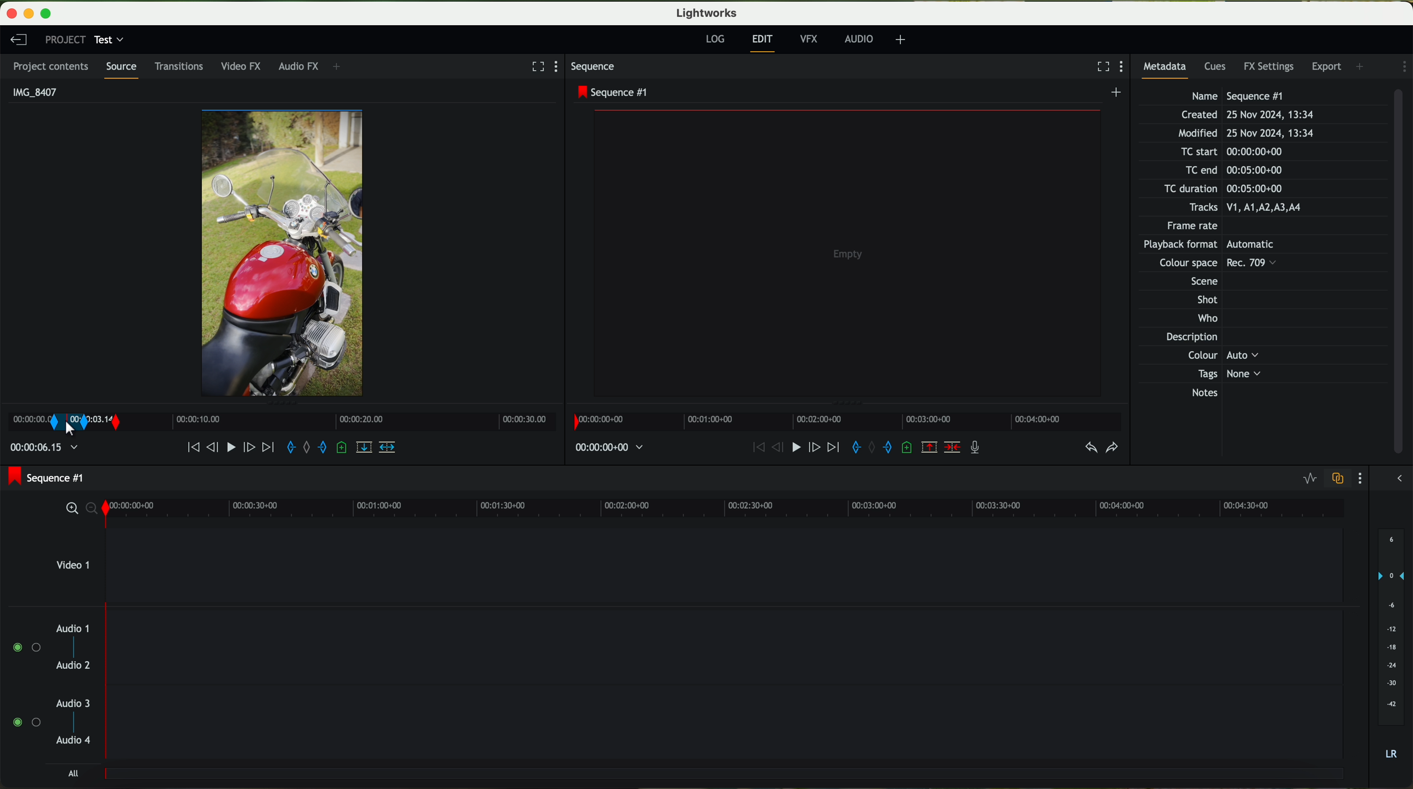 This screenshot has height=789, width=1413. Describe the element at coordinates (705, 13) in the screenshot. I see `Lightworks` at that location.